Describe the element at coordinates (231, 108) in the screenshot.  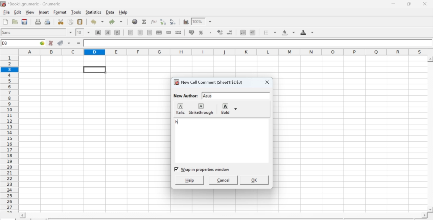
I see `Bold` at that location.